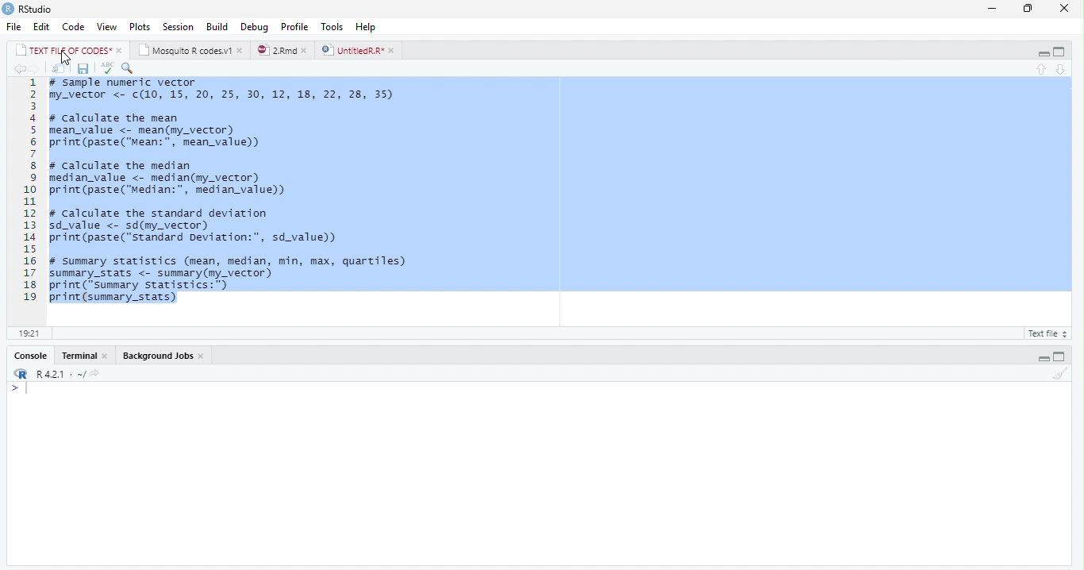 The image size is (1084, 570). Describe the element at coordinates (37, 10) in the screenshot. I see `RStudio` at that location.